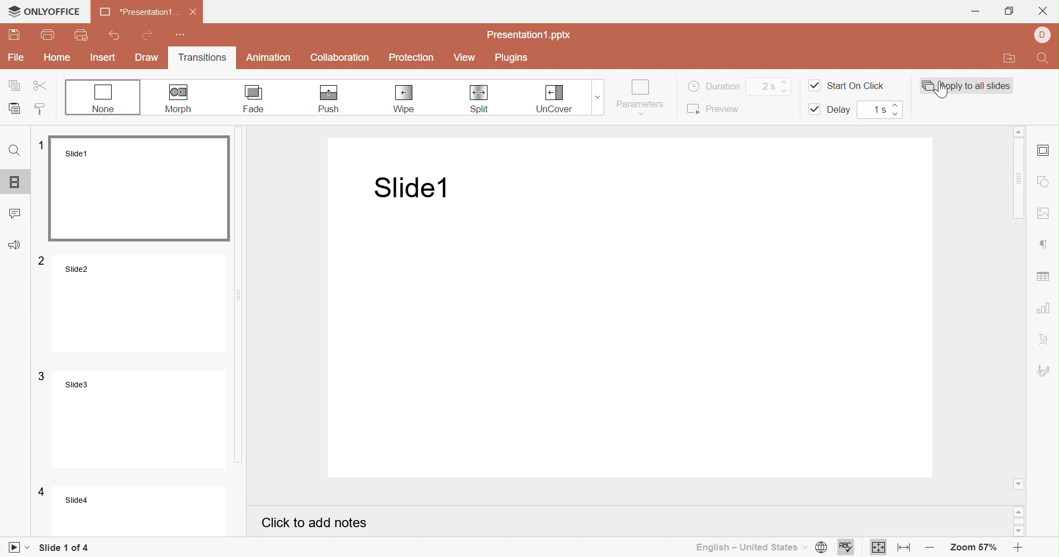 Image resolution: width=1059 pixels, height=557 pixels. I want to click on Print file, so click(48, 35).